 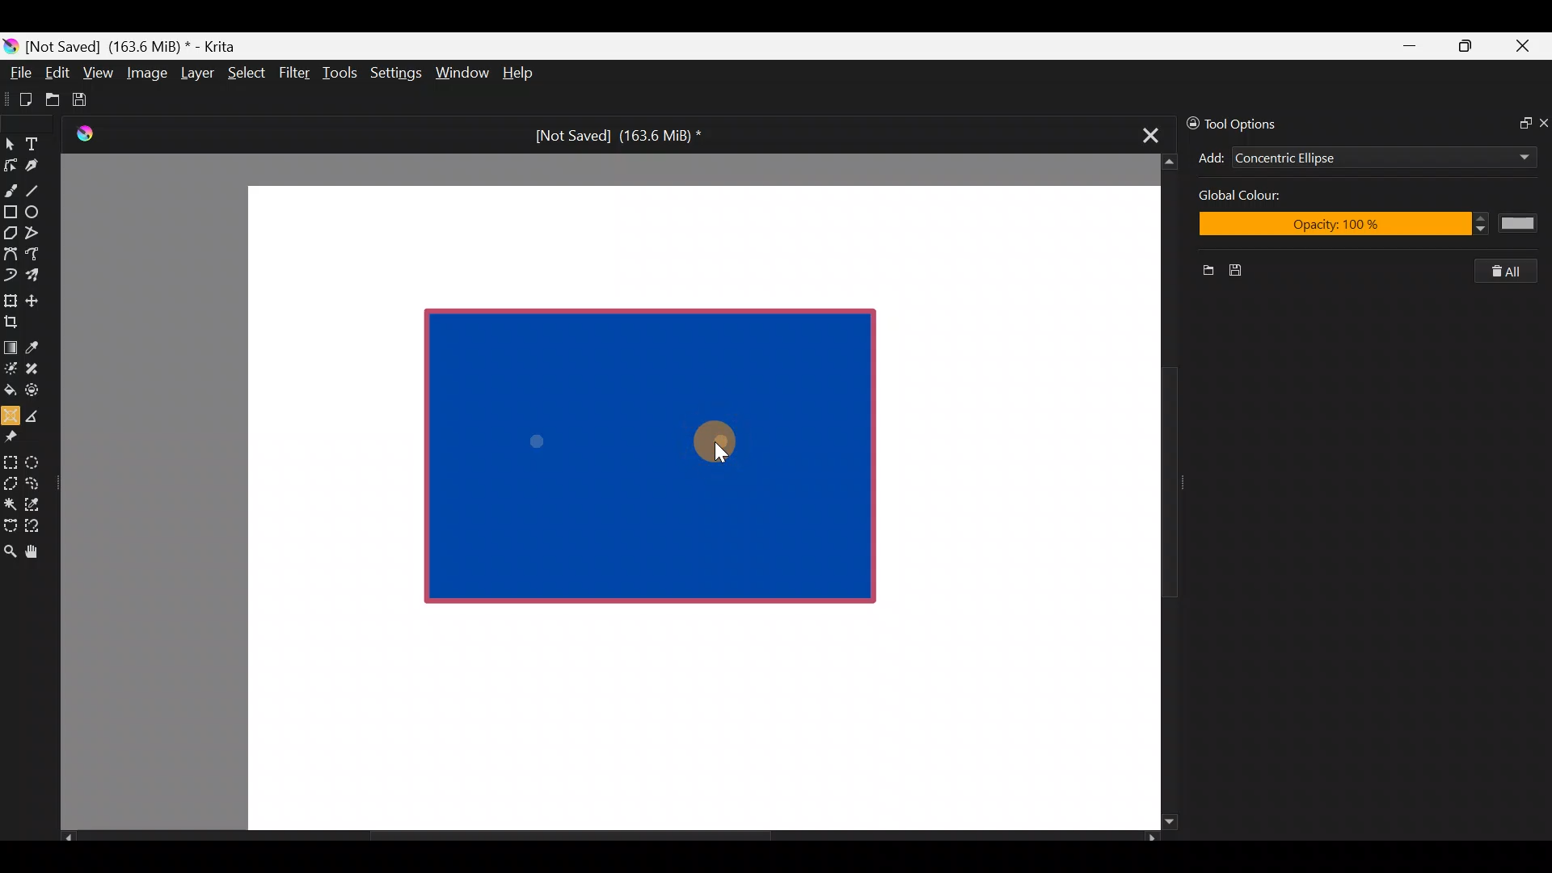 I want to click on Edit, so click(x=57, y=75).